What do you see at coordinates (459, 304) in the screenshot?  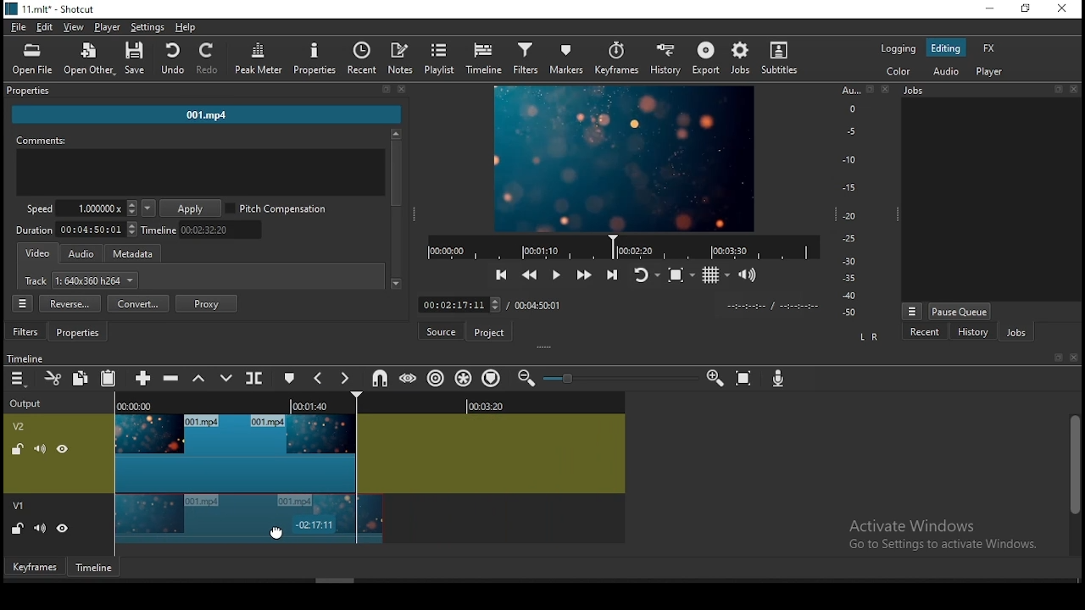 I see `CURRENT INPUT TIME` at bounding box center [459, 304].